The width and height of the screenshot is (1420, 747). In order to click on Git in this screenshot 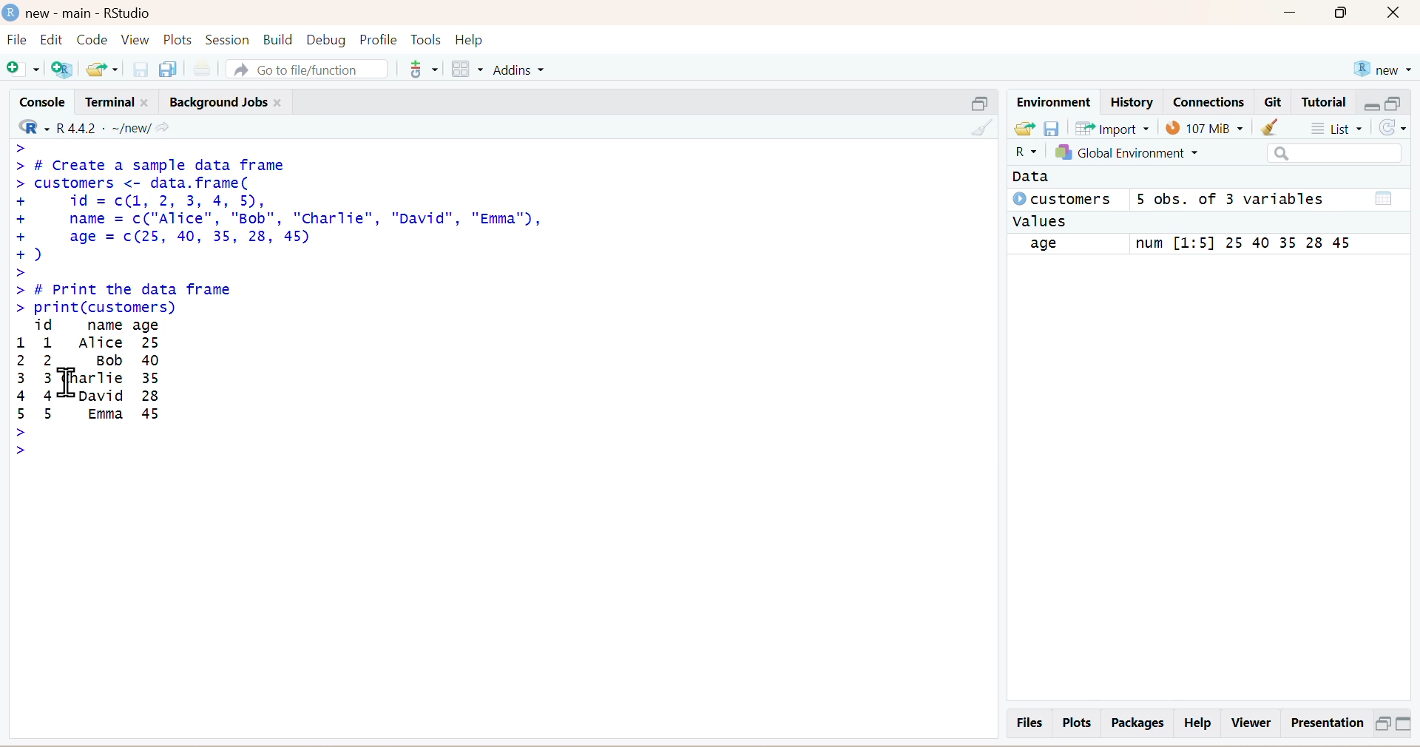, I will do `click(1274, 103)`.